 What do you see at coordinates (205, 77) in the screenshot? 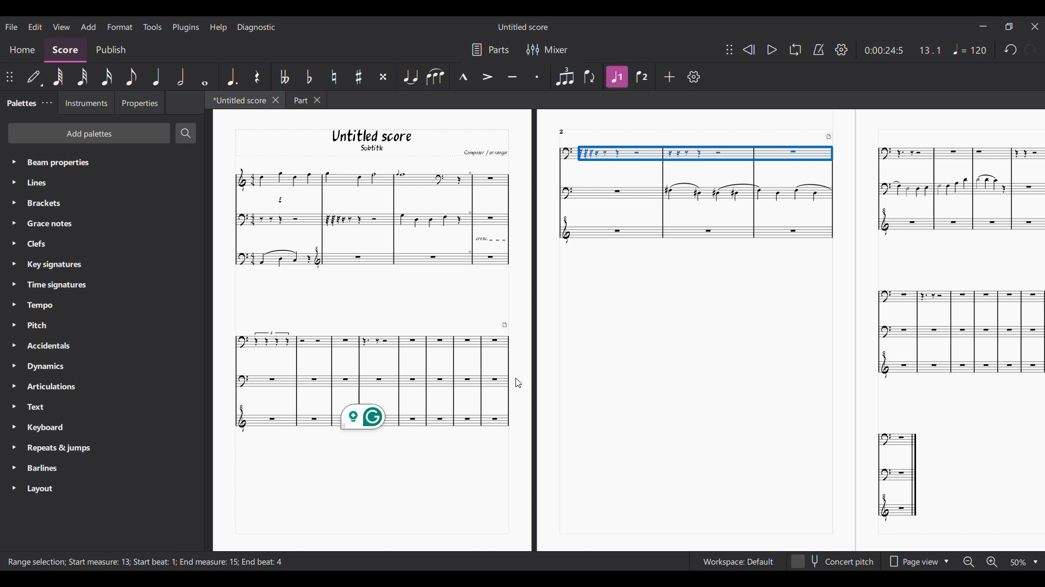
I see `Whole note` at bounding box center [205, 77].